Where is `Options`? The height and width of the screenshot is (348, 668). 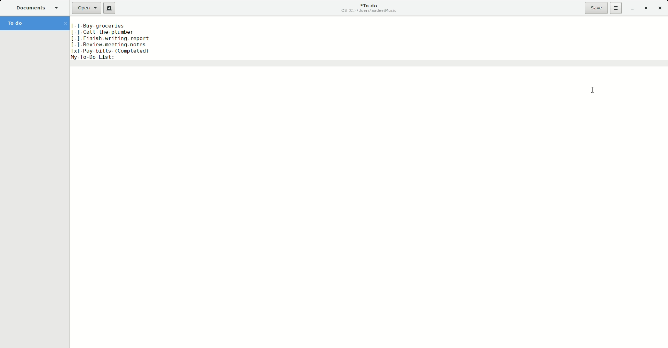 Options is located at coordinates (616, 8).